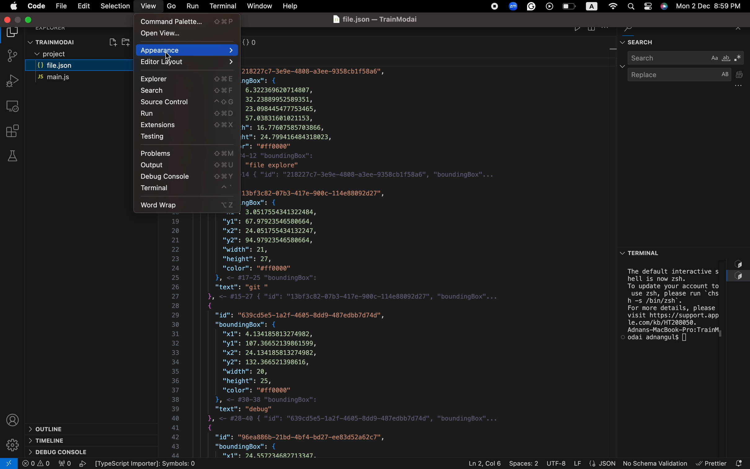  What do you see at coordinates (13, 420) in the screenshot?
I see `profile` at bounding box center [13, 420].